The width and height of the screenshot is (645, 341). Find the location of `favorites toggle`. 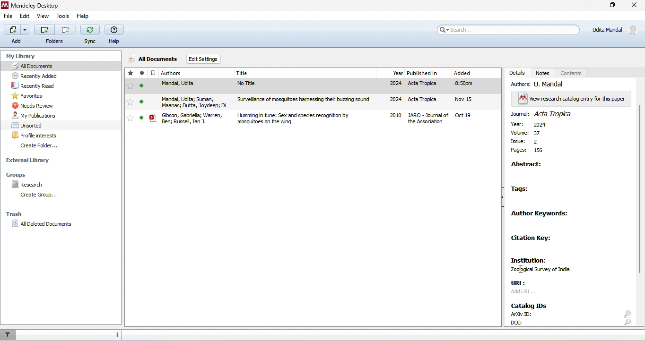

favorites toggle is located at coordinates (130, 102).